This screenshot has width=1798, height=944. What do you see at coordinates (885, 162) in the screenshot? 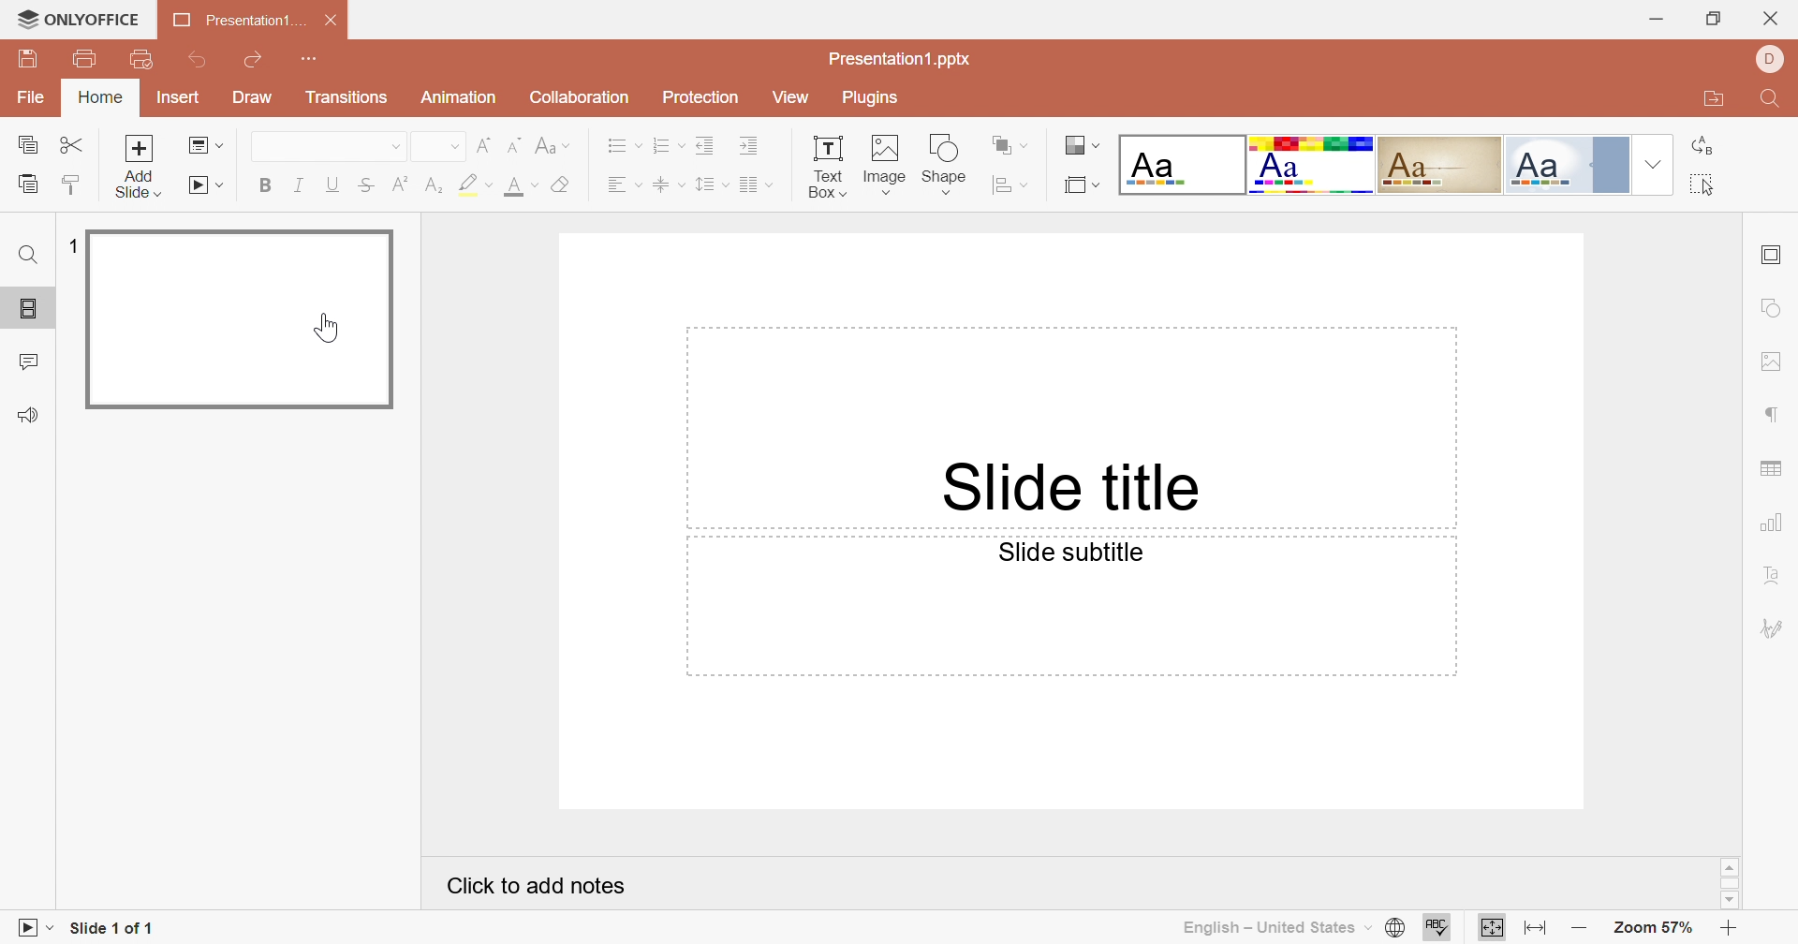
I see `Image` at bounding box center [885, 162].